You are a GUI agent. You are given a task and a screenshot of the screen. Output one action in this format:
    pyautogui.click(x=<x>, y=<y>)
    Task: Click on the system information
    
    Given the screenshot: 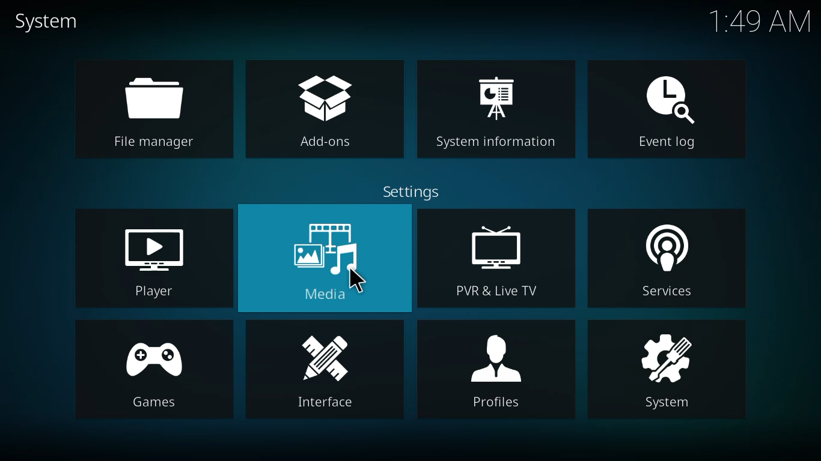 What is the action you would take?
    pyautogui.click(x=499, y=109)
    